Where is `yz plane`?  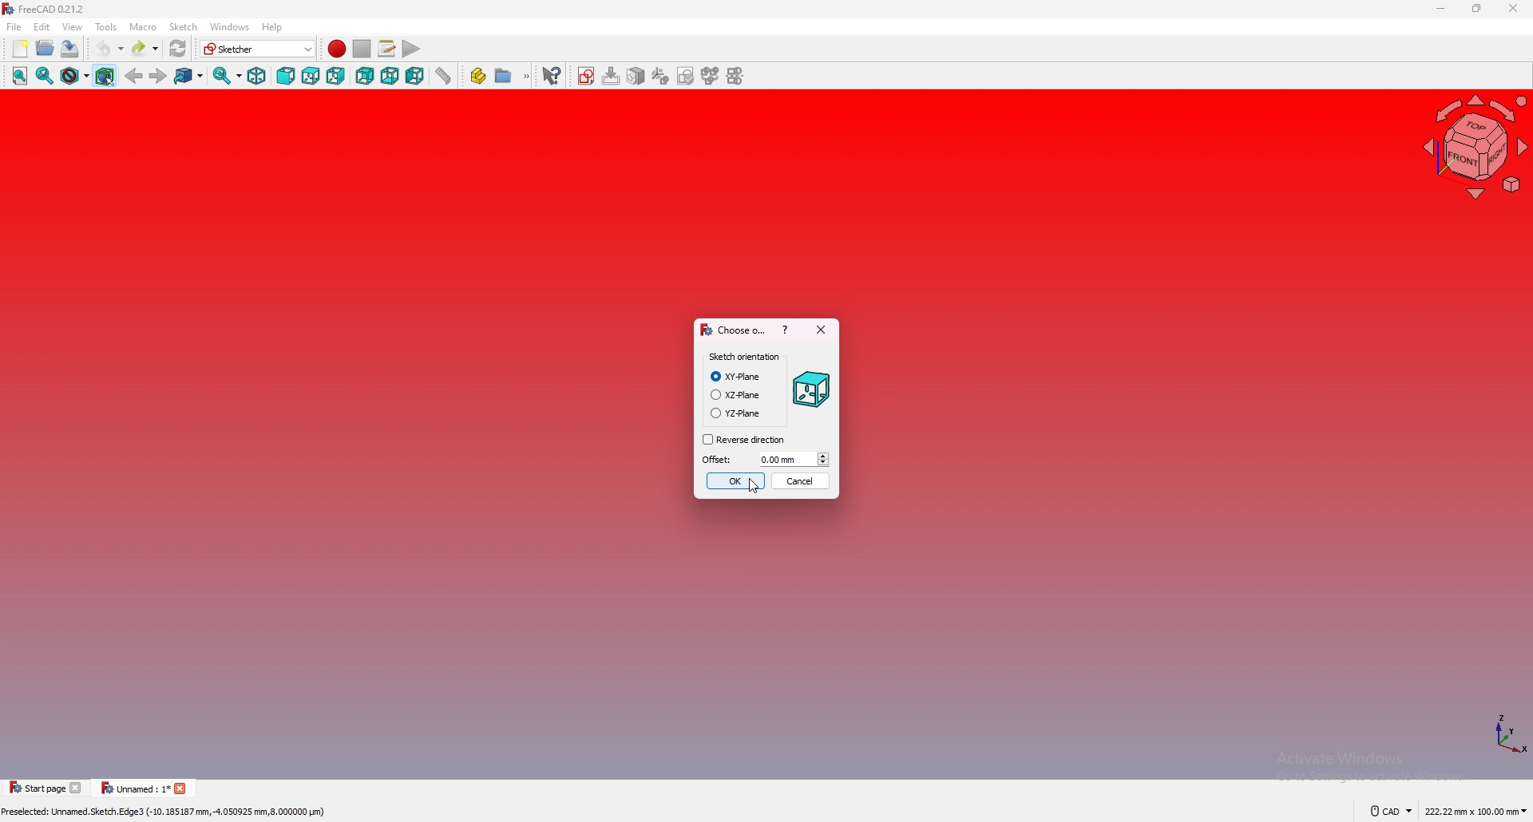
yz plane is located at coordinates (735, 413).